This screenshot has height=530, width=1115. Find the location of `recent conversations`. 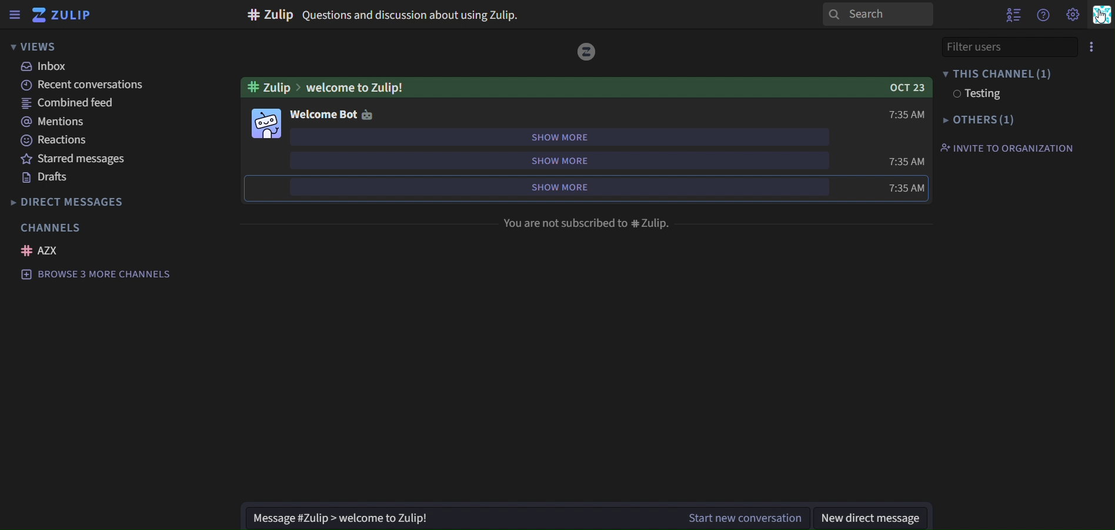

recent conversations is located at coordinates (81, 84).